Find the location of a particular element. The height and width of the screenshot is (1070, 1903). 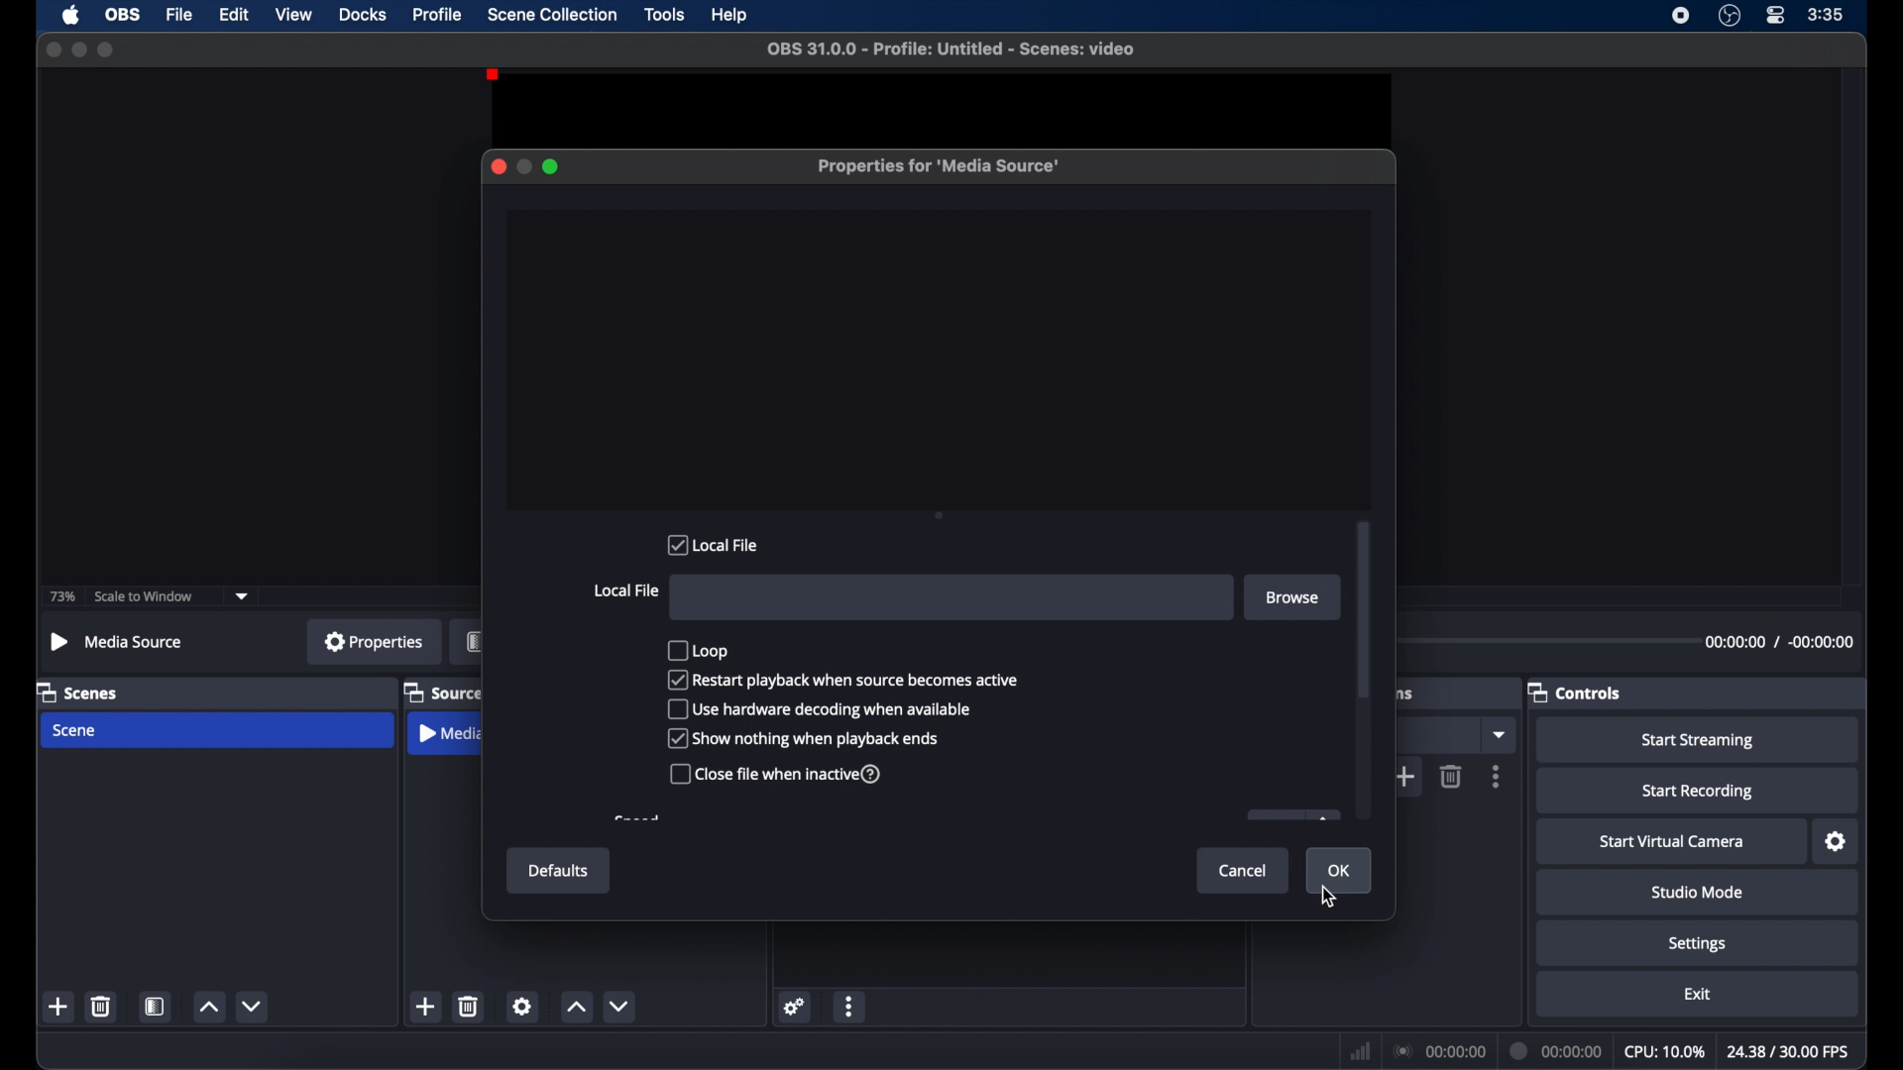

scene filters is located at coordinates (155, 1006).